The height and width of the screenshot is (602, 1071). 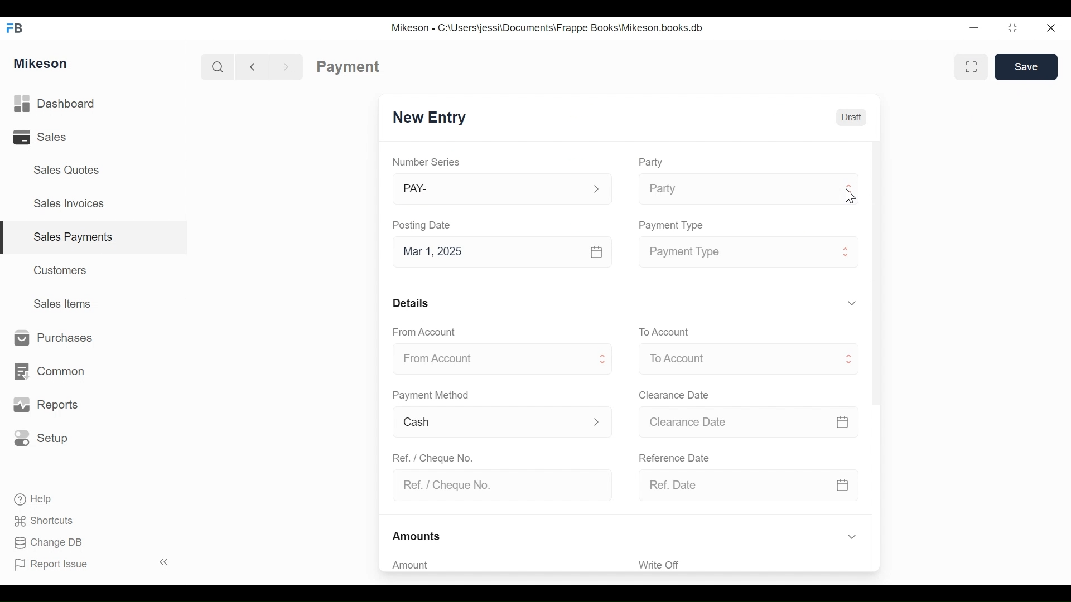 What do you see at coordinates (41, 499) in the screenshot?
I see `Help` at bounding box center [41, 499].